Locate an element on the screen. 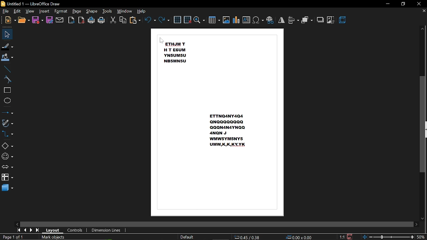 The height and width of the screenshot is (240, 427). fill line is located at coordinates (8, 46).